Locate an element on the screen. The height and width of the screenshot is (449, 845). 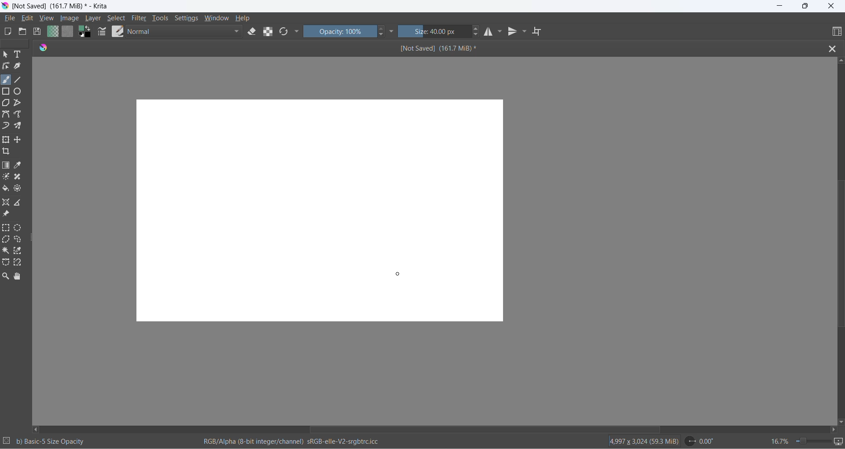
dynamic brush tool is located at coordinates (7, 126).